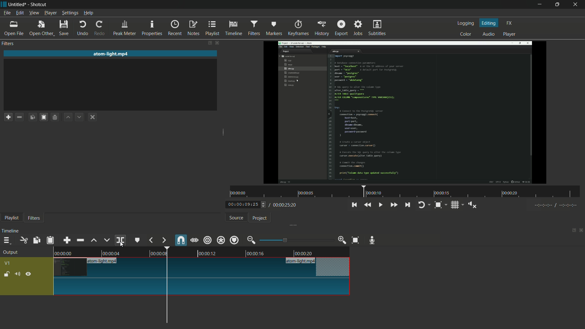 This screenshot has width=585, height=329. What do you see at coordinates (194, 240) in the screenshot?
I see `scrub while dragging` at bounding box center [194, 240].